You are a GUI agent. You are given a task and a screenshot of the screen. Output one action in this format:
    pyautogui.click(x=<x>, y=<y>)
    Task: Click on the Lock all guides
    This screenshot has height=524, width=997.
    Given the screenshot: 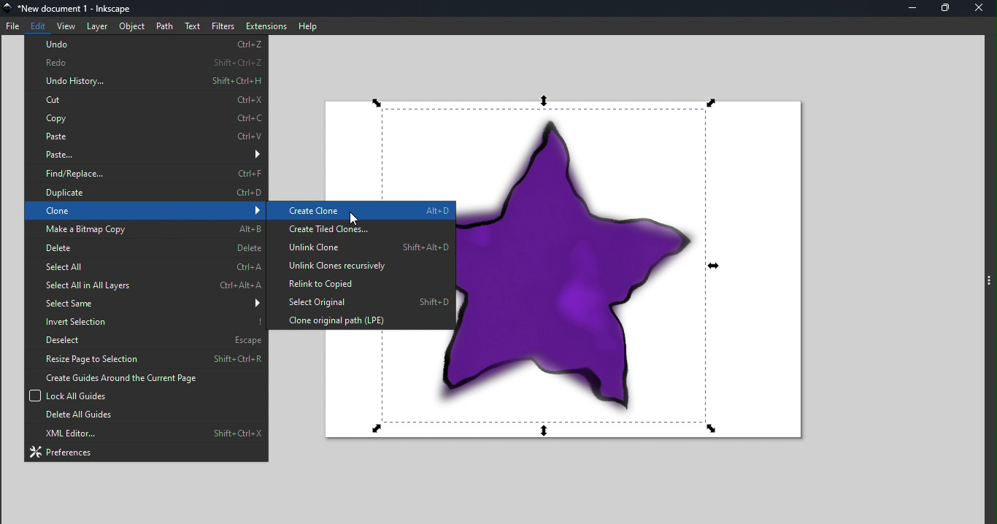 What is the action you would take?
    pyautogui.click(x=143, y=396)
    